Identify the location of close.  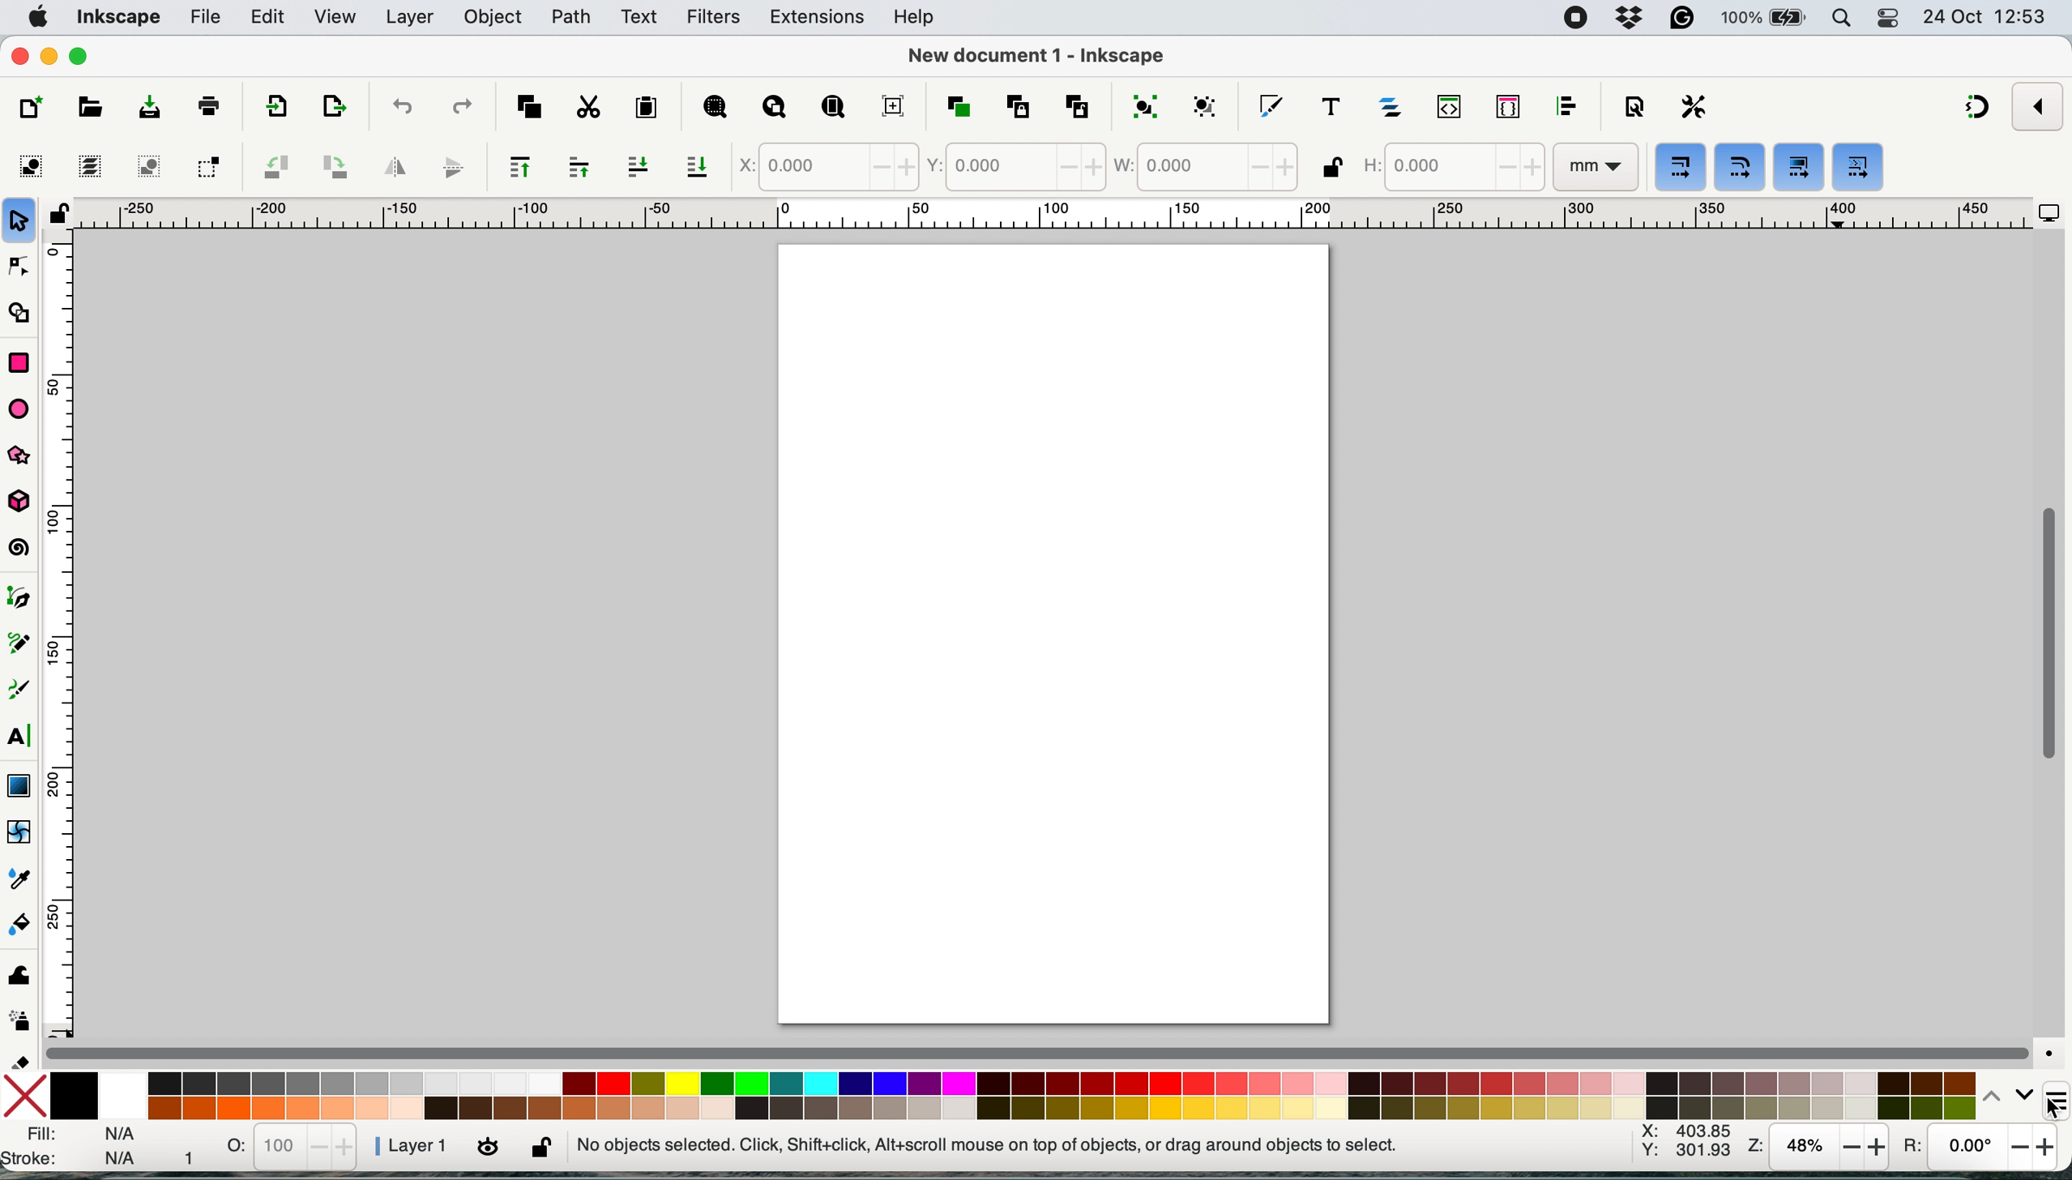
(23, 58).